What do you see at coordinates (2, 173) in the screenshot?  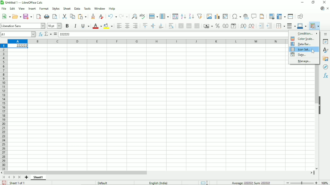 I see `scroll left` at bounding box center [2, 173].